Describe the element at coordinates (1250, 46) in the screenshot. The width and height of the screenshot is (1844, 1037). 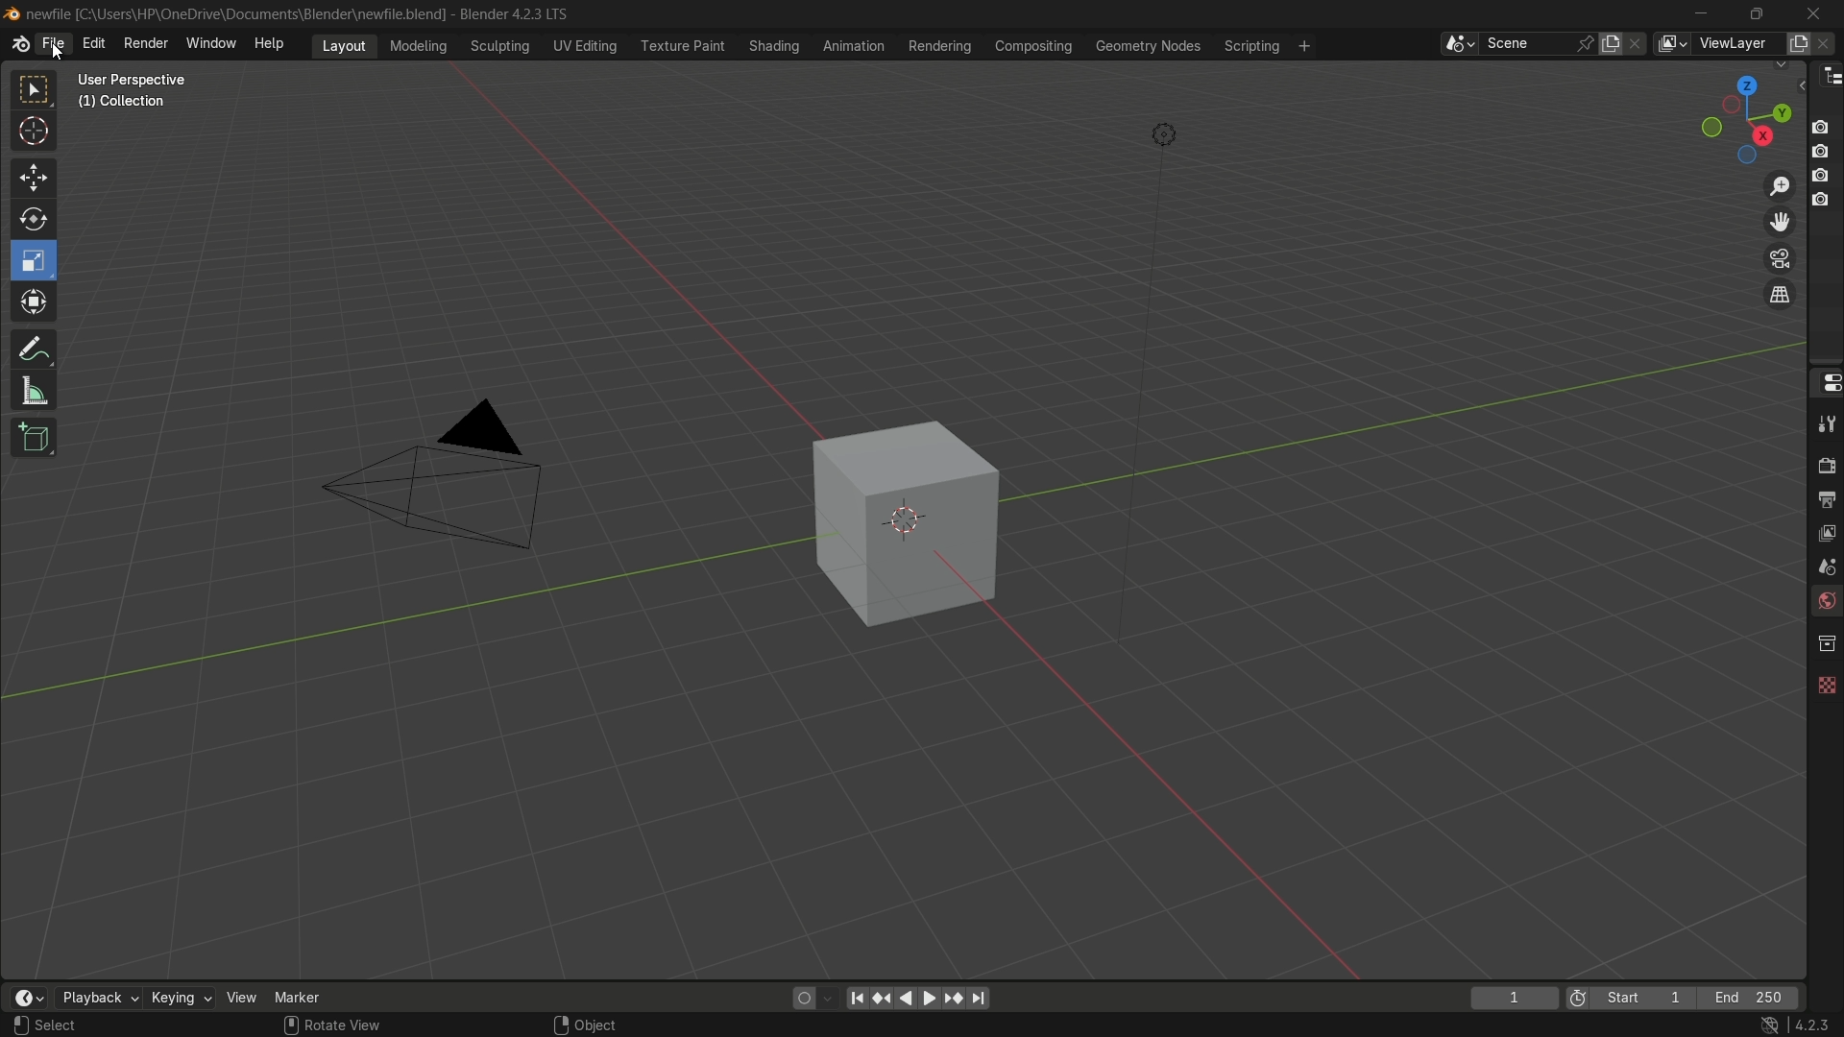
I see `scripting menu` at that location.